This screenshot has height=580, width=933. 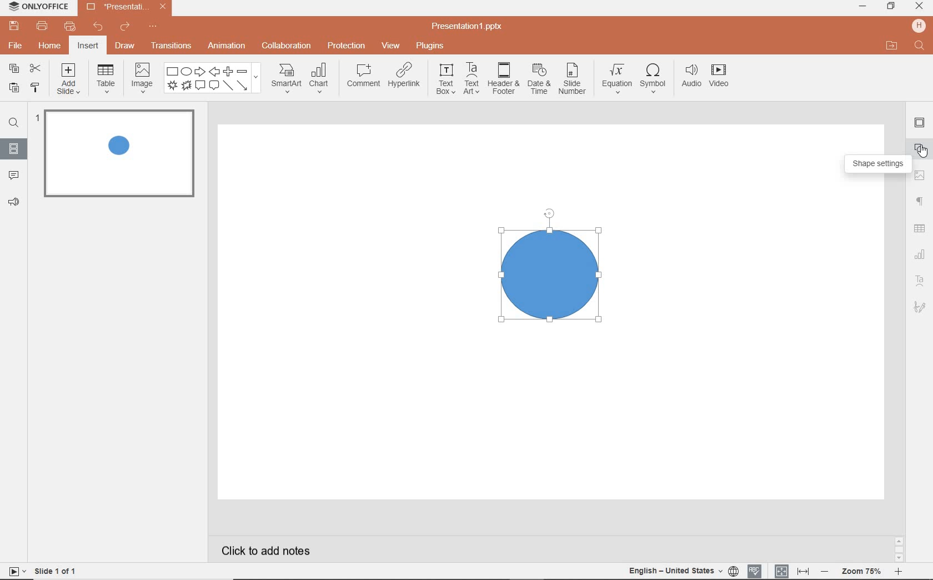 What do you see at coordinates (920, 200) in the screenshot?
I see `paragraph settings` at bounding box center [920, 200].